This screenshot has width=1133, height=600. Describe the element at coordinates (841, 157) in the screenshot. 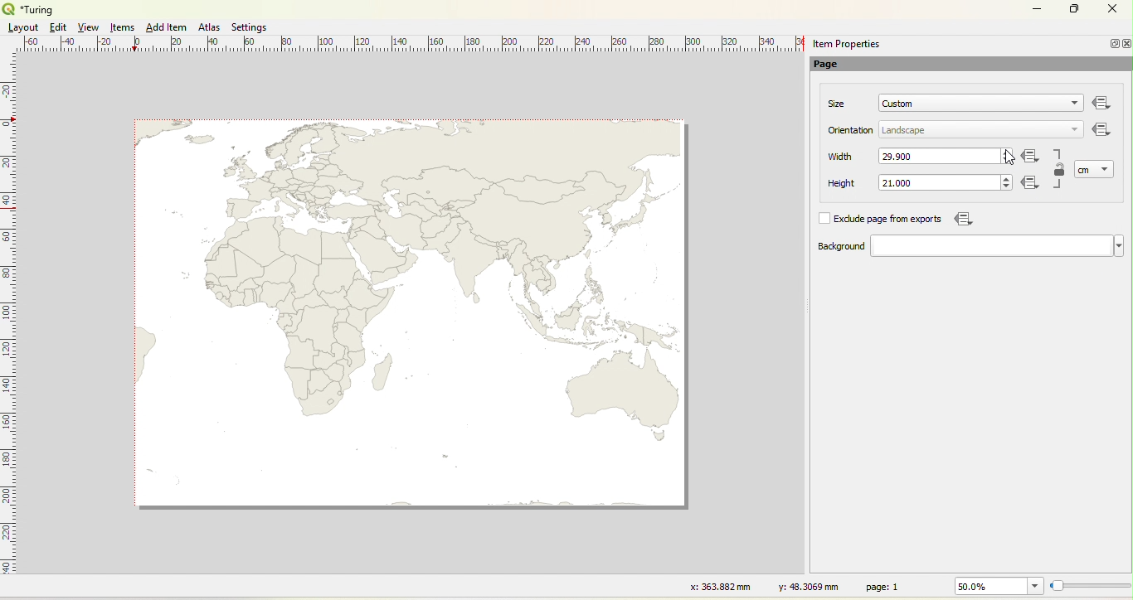

I see `Width` at that location.